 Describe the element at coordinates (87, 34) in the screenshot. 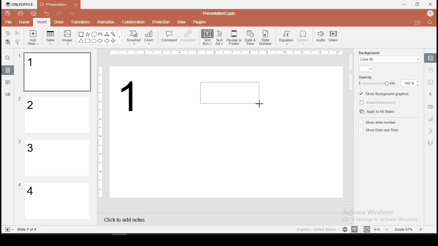

I see `Star` at that location.